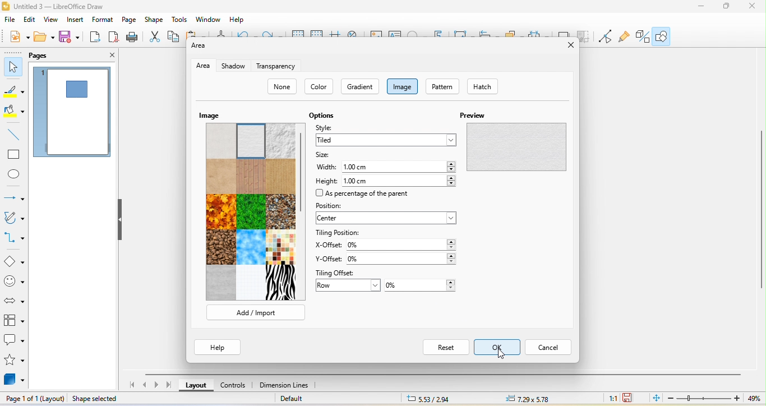 Image resolution: width=766 pixels, height=406 pixels. I want to click on page 1 of 1, so click(34, 400).